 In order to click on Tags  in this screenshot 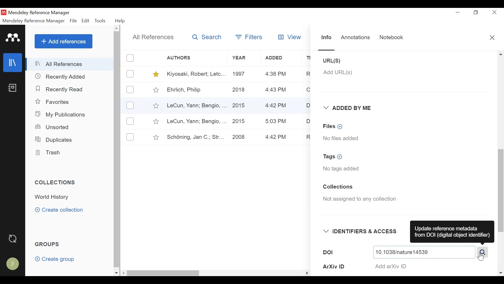, I will do `click(335, 157)`.